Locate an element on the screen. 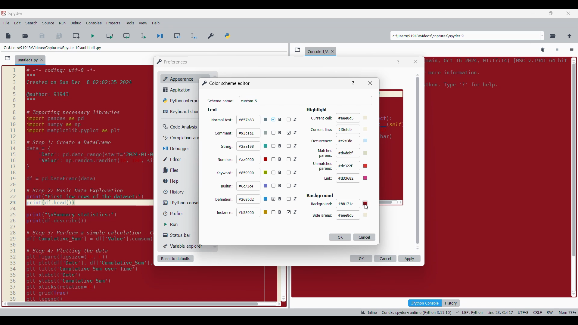 Image resolution: width=578 pixels, height=325 pixels. B is located at coordinates (277, 199).